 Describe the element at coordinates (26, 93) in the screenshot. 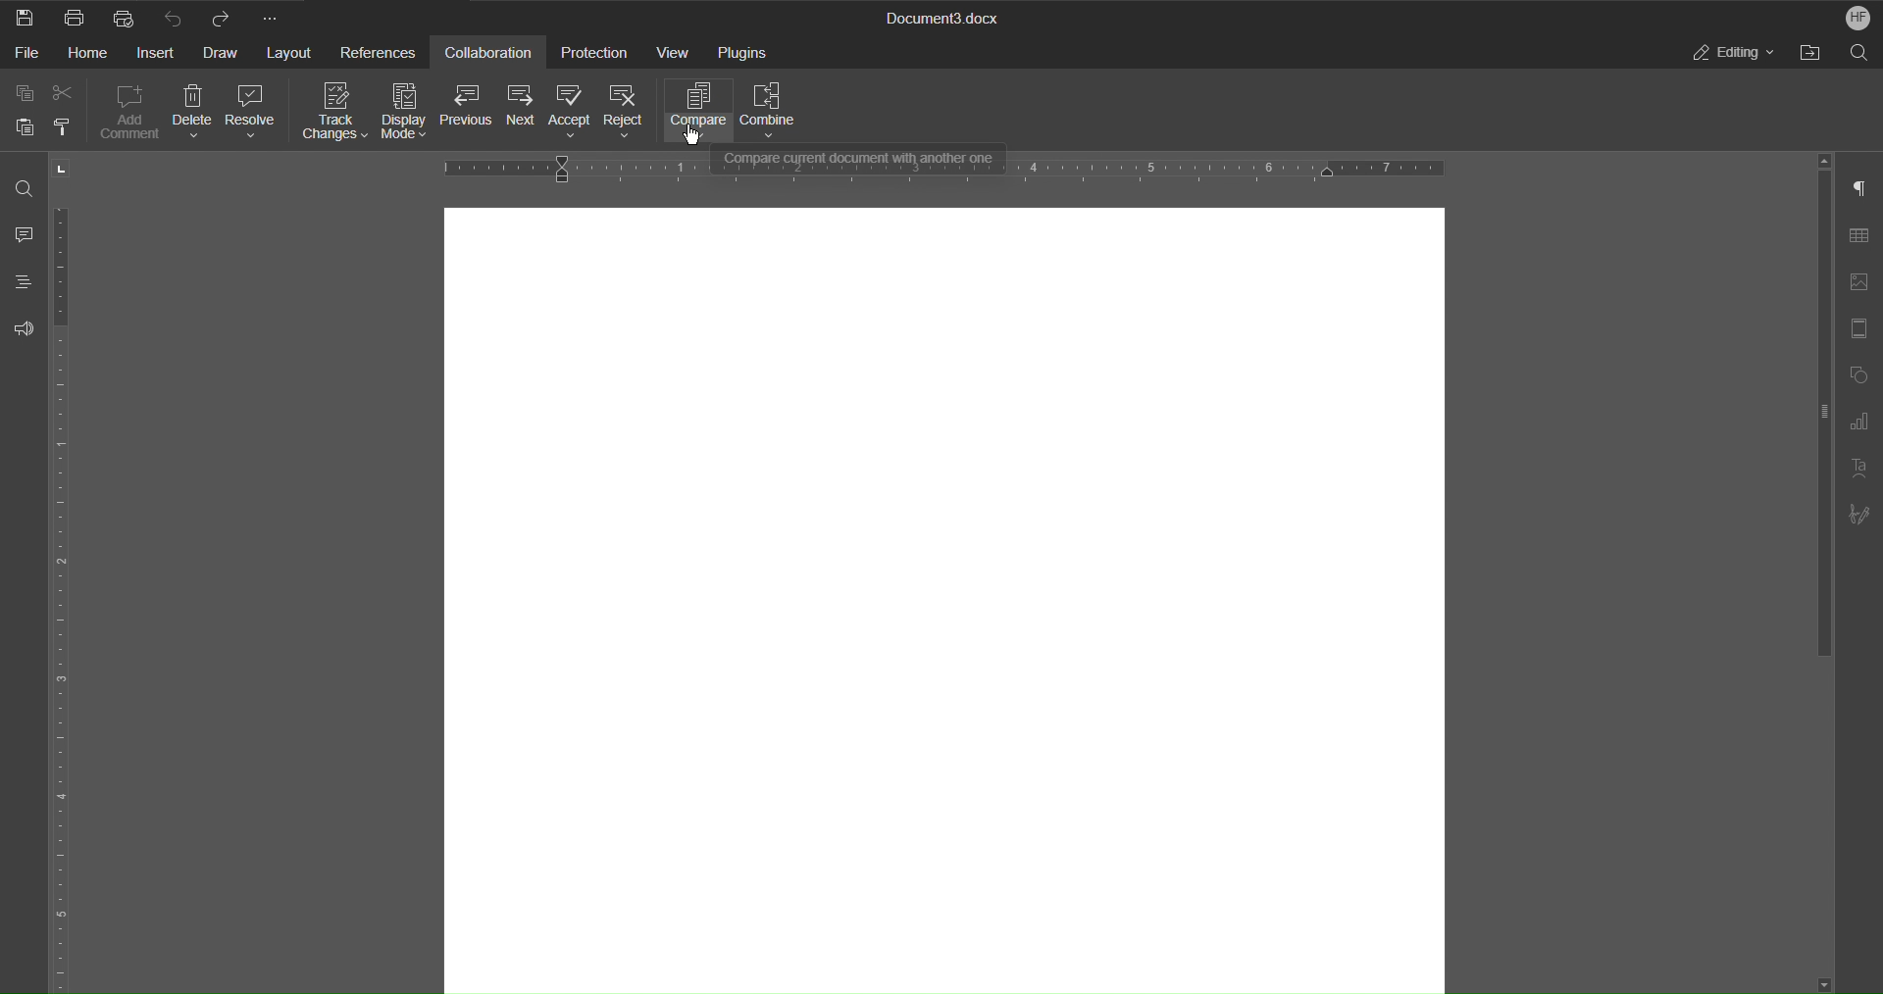

I see `Copy` at that location.